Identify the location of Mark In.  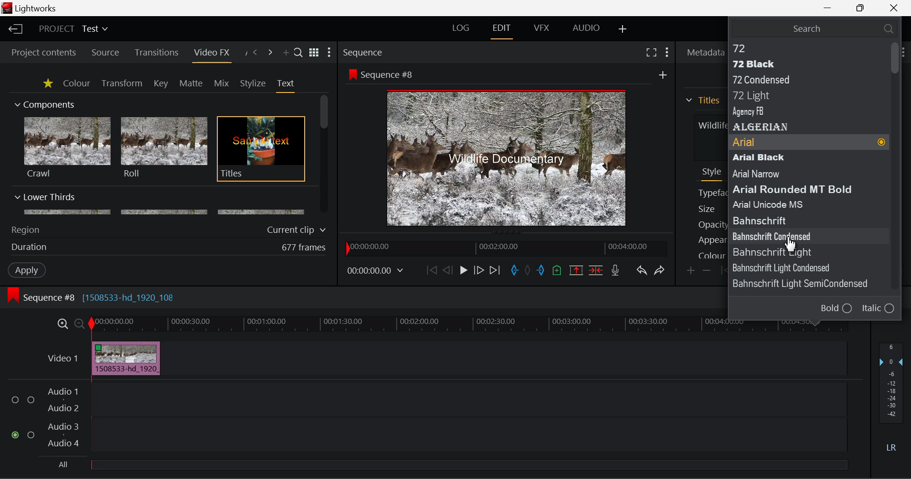
(514, 272).